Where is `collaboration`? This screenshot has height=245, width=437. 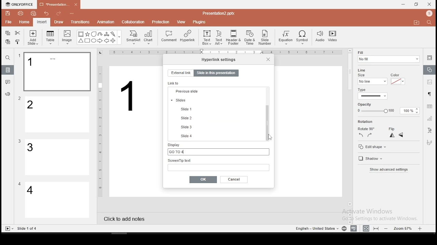
collaboration is located at coordinates (134, 21).